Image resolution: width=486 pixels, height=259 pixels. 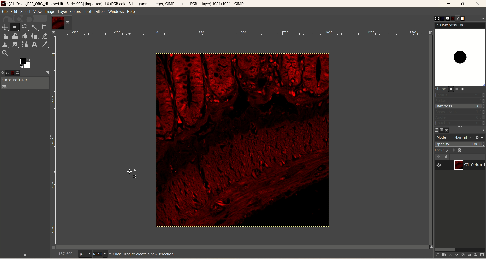 What do you see at coordinates (460, 123) in the screenshot?
I see `spacing` at bounding box center [460, 123].